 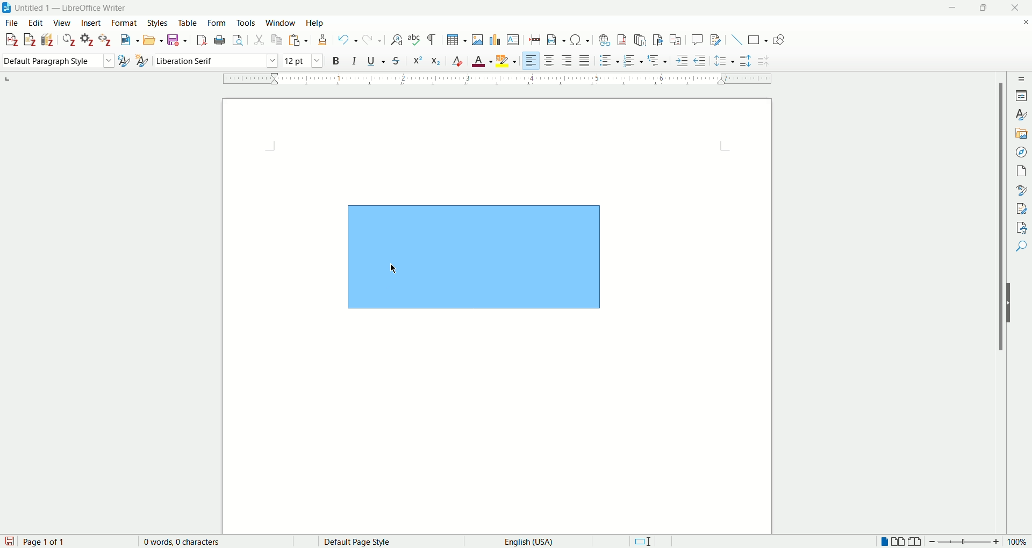 What do you see at coordinates (898, 540) in the screenshot?
I see `double page view` at bounding box center [898, 540].